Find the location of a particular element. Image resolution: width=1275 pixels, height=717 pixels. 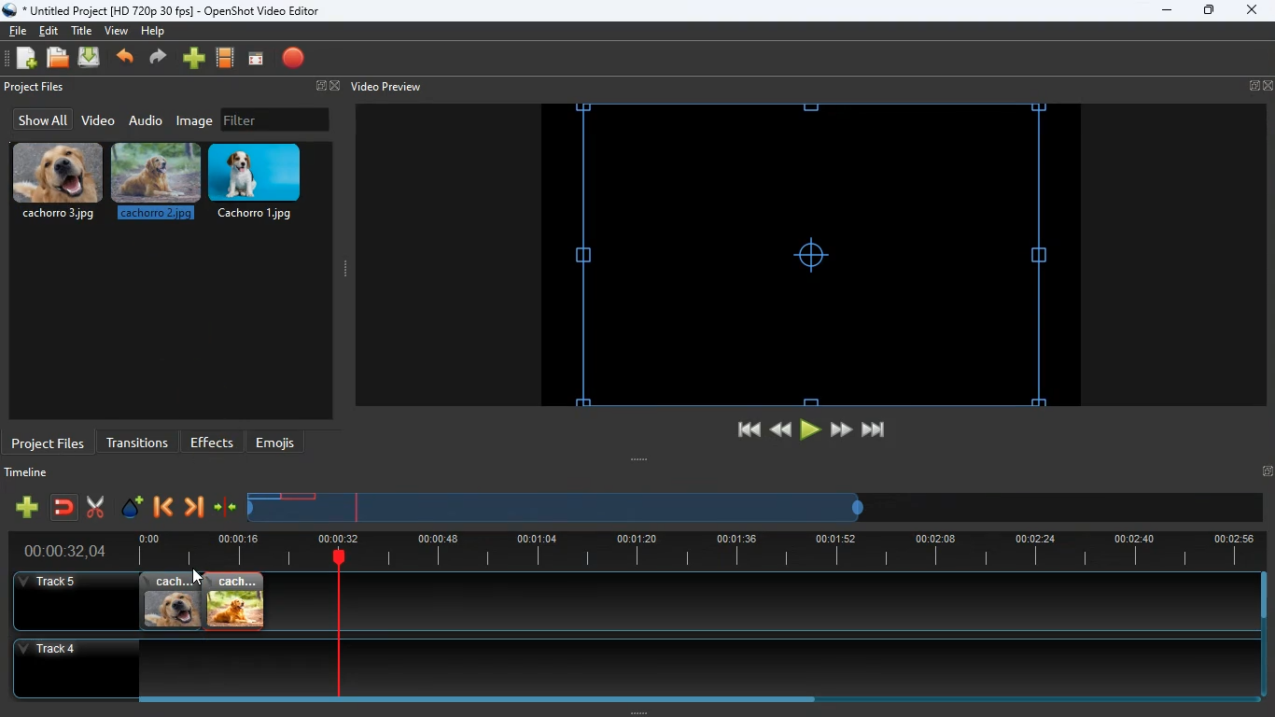

edit is located at coordinates (51, 31).